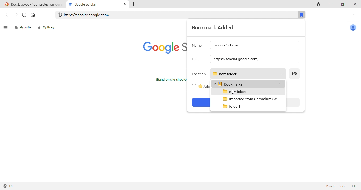  Describe the element at coordinates (249, 84) in the screenshot. I see `bookmarks` at that location.